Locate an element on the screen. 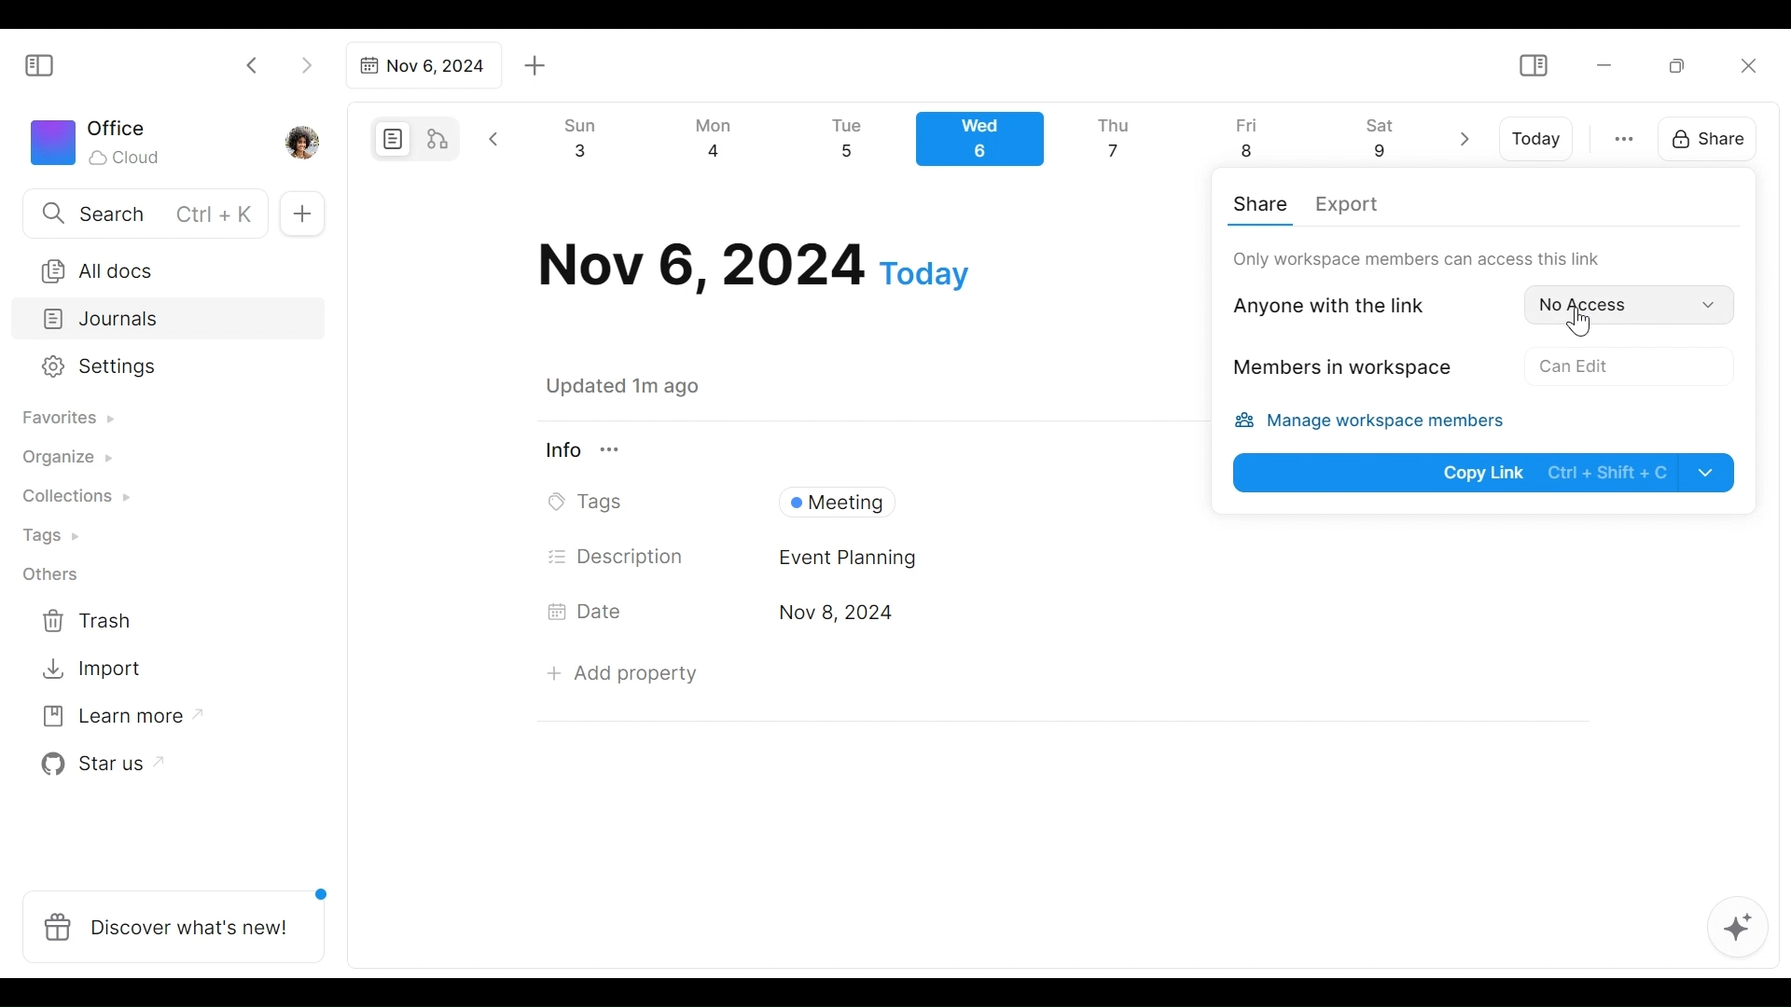  Trash is located at coordinates (89, 621).